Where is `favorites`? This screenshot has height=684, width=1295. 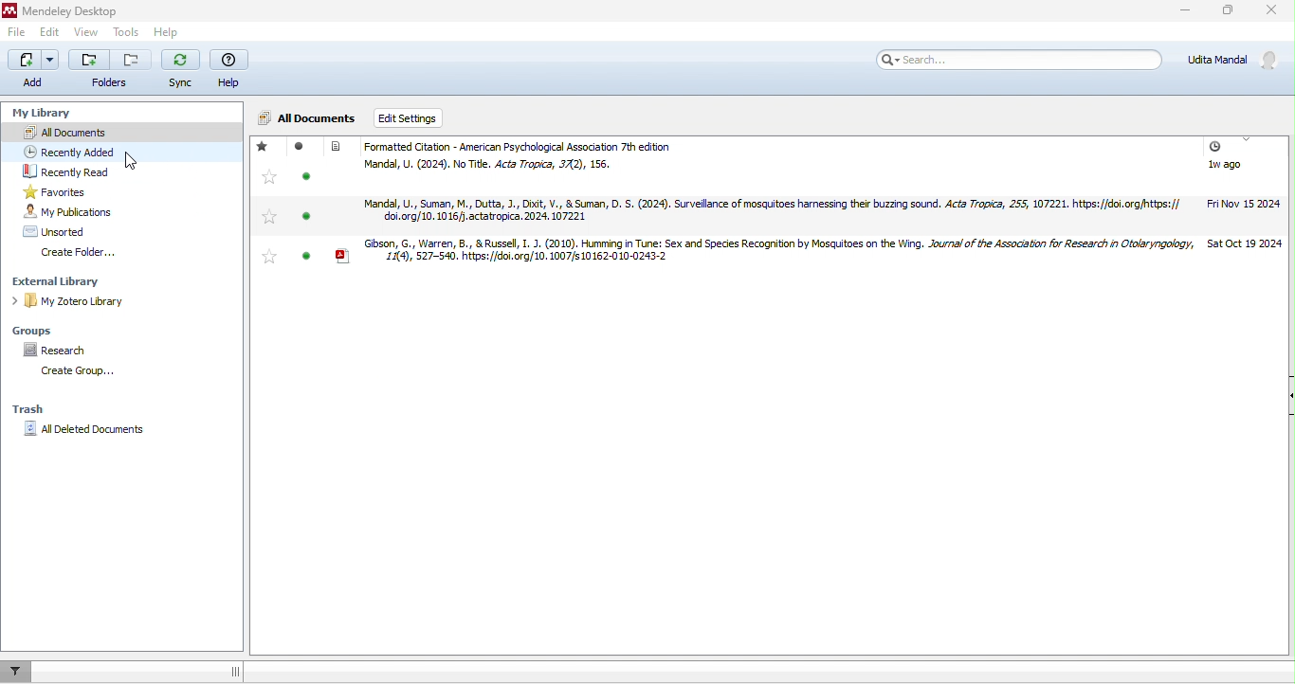 favorites is located at coordinates (64, 191).